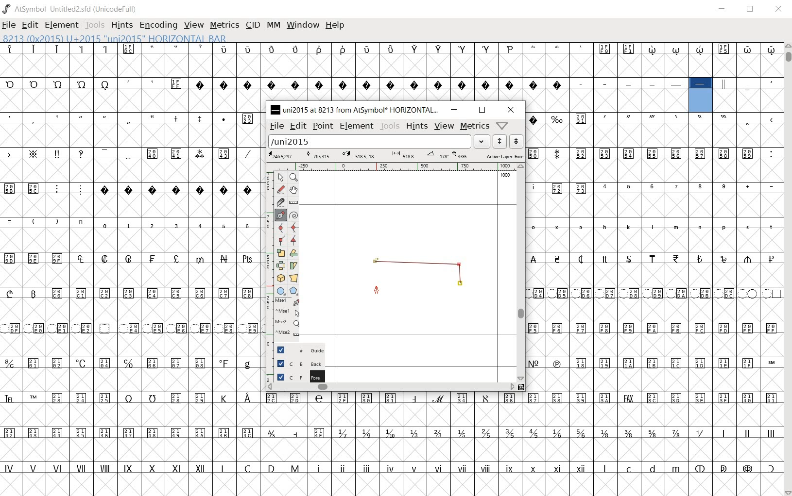 This screenshot has width=792, height=496. Describe the element at coordinates (293, 240) in the screenshot. I see `Add a corner point` at that location.